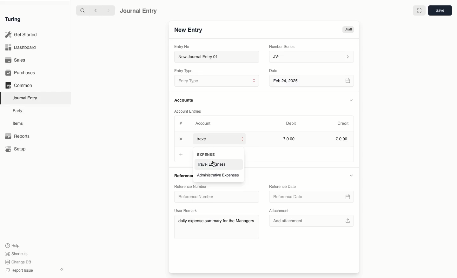 This screenshot has width=457, height=278. I want to click on New Journal Entry 01, so click(216, 56).